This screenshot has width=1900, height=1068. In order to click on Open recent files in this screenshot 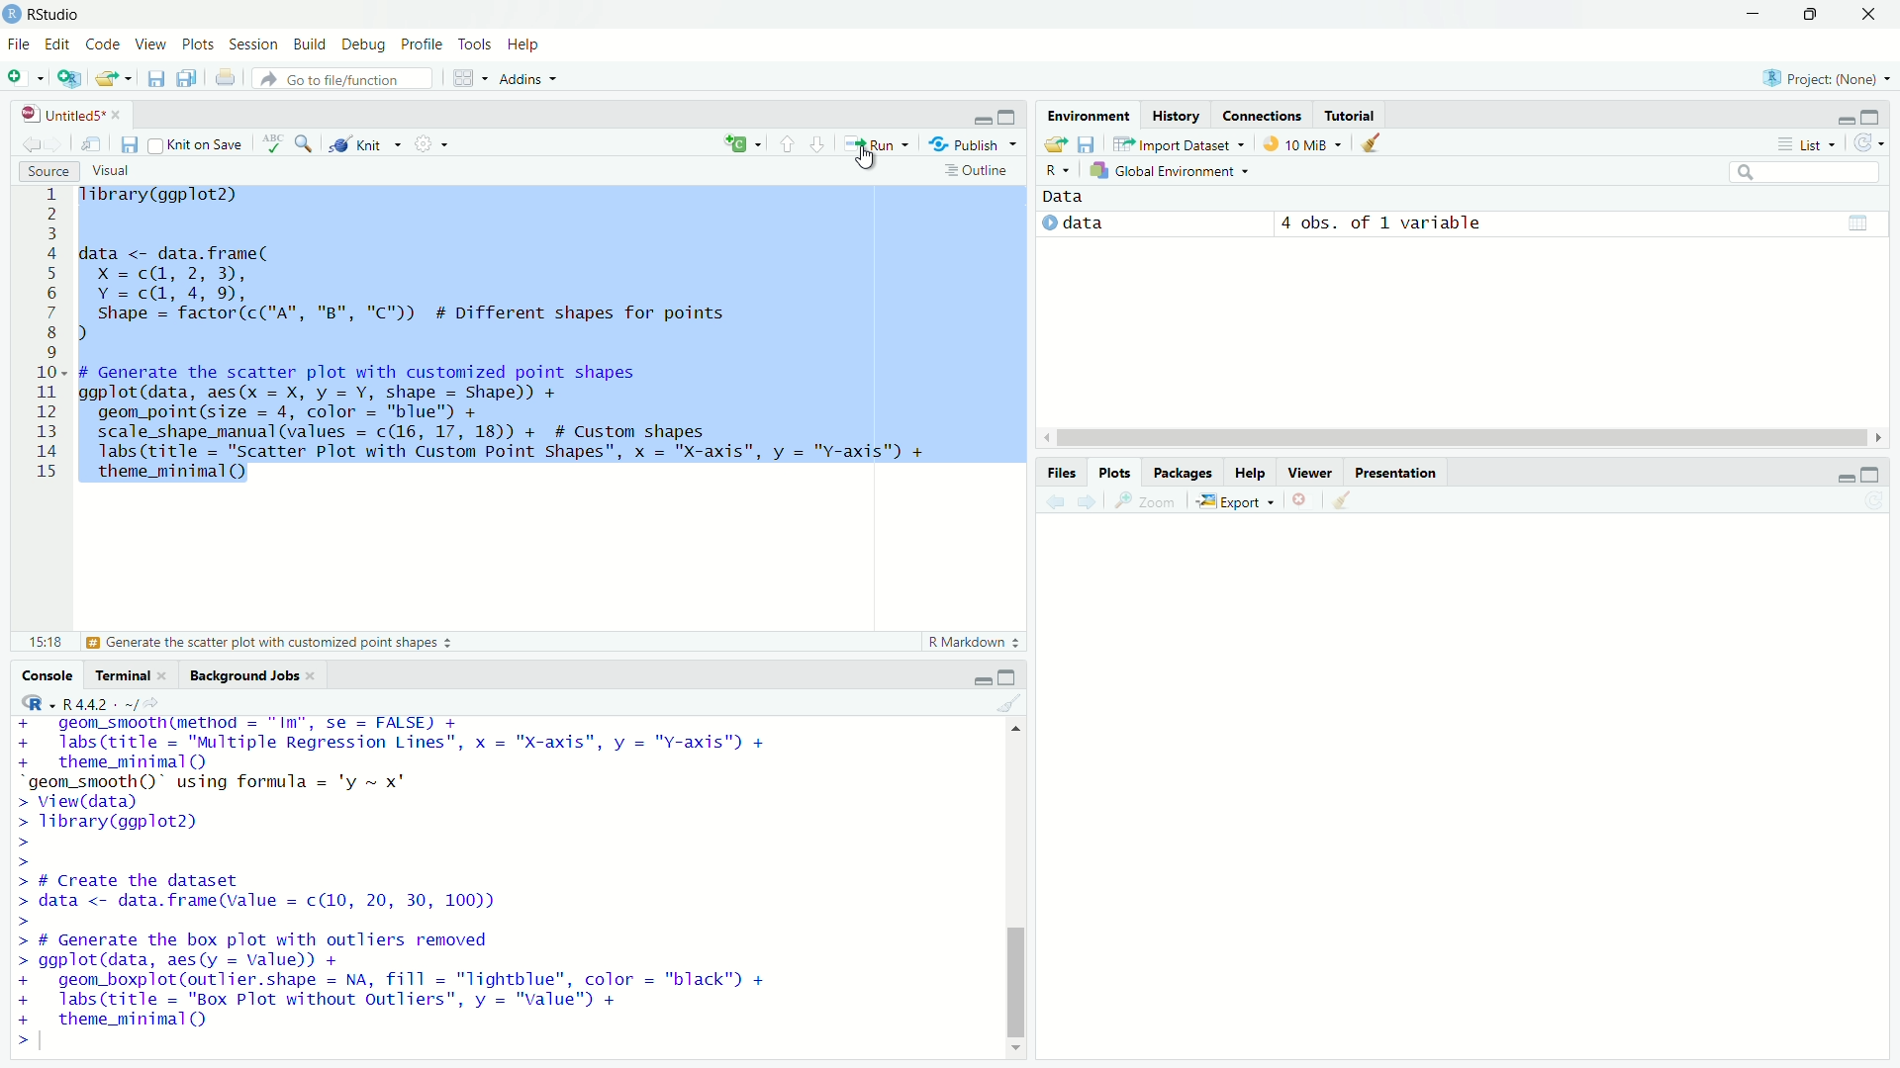, I will do `click(129, 78)`.